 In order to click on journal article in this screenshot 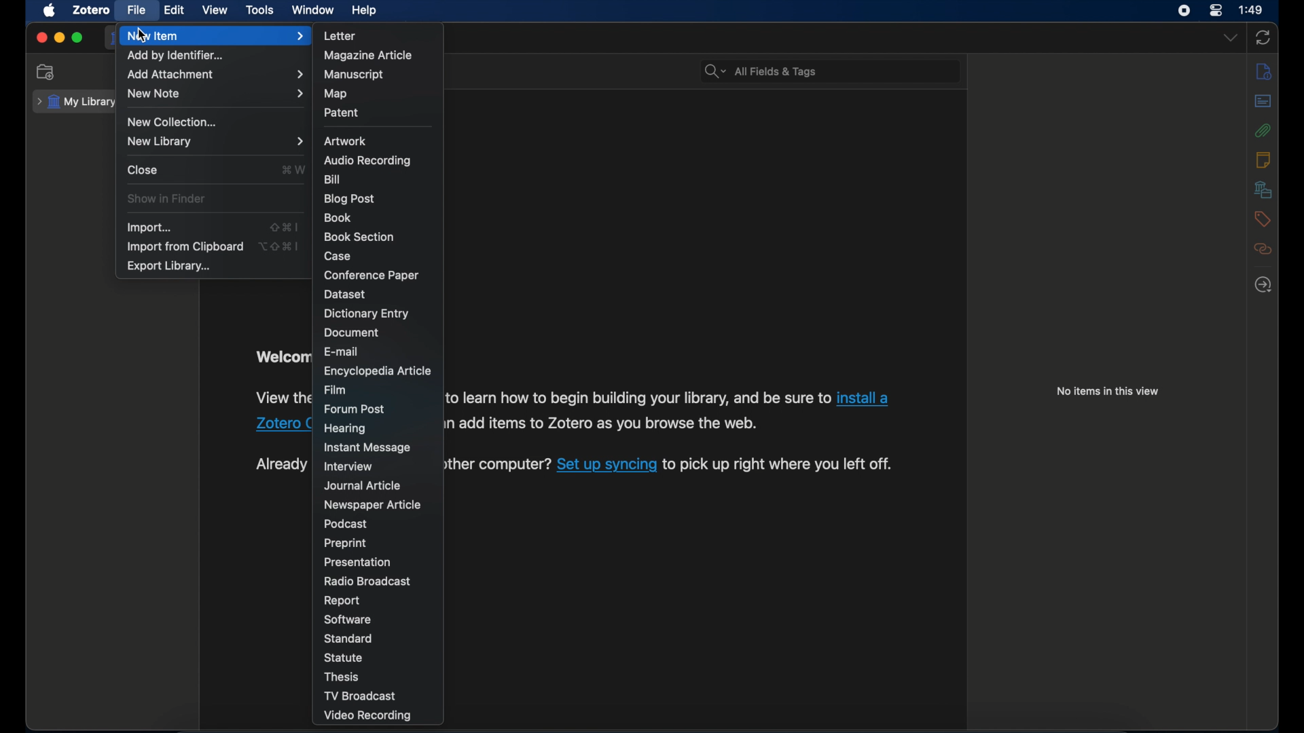, I will do `click(363, 487)`.